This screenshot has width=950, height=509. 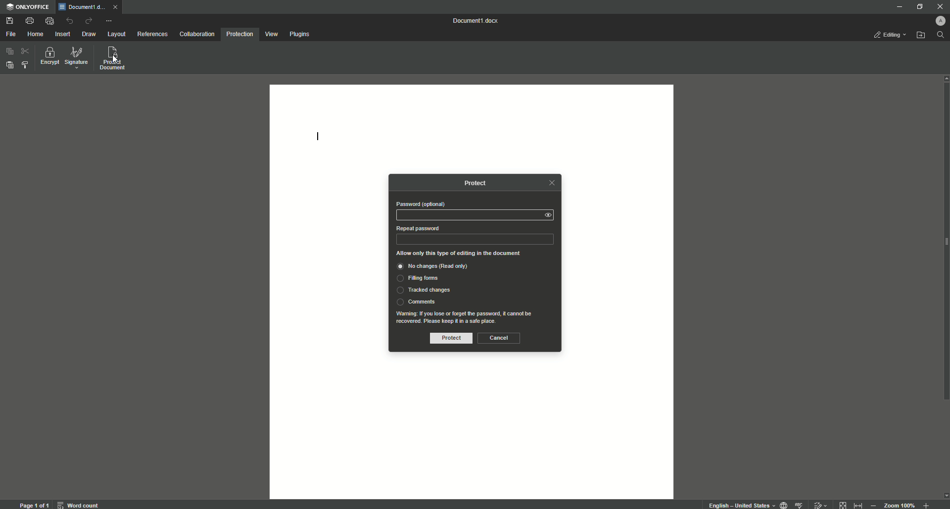 I want to click on seen, so click(x=551, y=215).